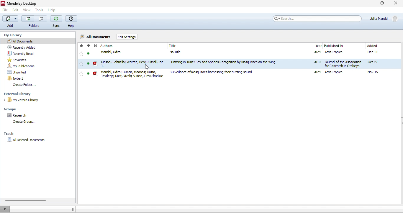 This screenshot has height=213, width=403. What do you see at coordinates (26, 67) in the screenshot?
I see `my publications` at bounding box center [26, 67].